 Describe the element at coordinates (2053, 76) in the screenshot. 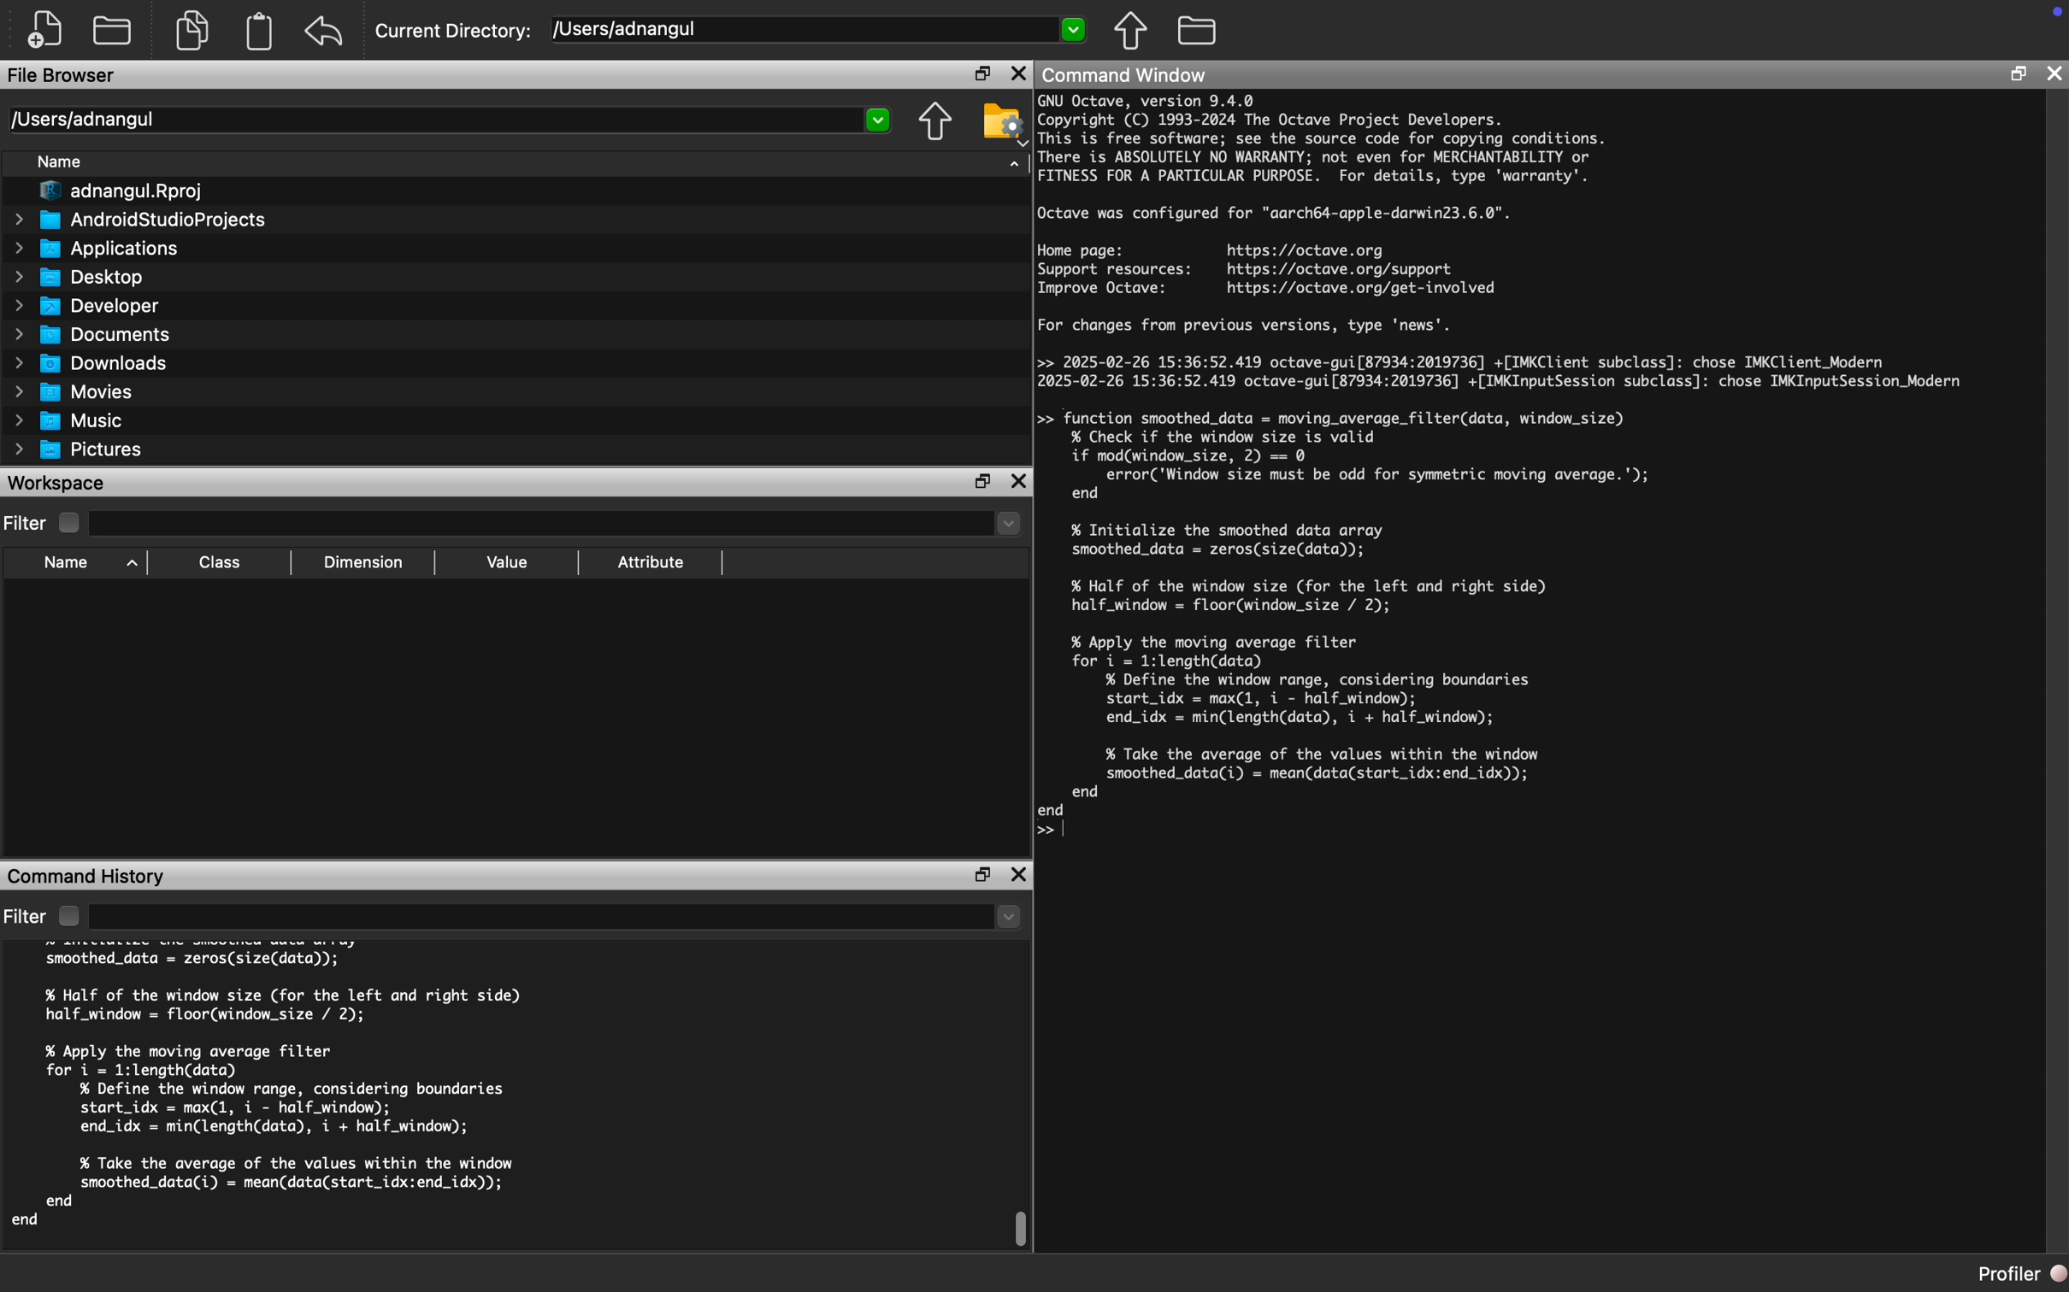

I see `Close` at that location.